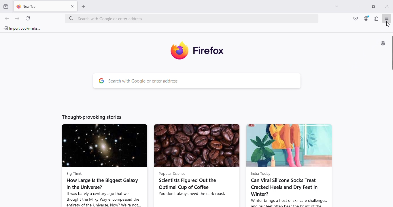 This screenshot has width=393, height=207. What do you see at coordinates (17, 18) in the screenshot?
I see `Go forward one page` at bounding box center [17, 18].